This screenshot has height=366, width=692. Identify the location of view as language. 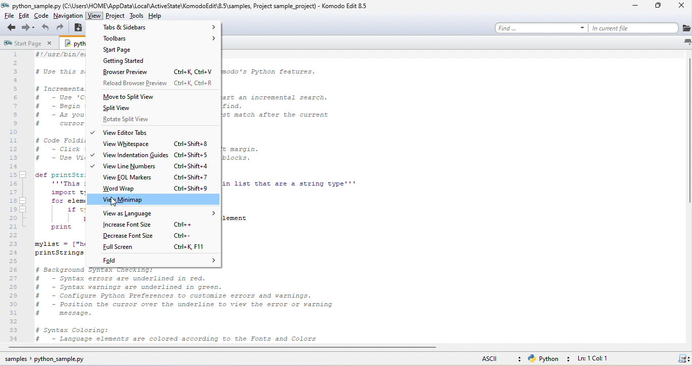
(160, 213).